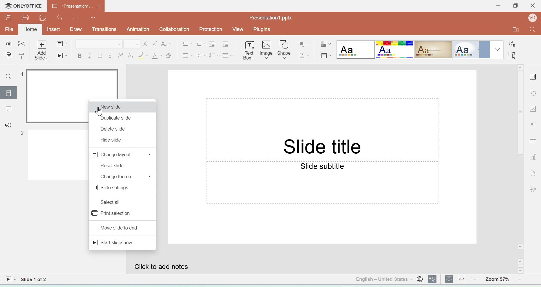 The image size is (541, 287). What do you see at coordinates (228, 43) in the screenshot?
I see `Increase indent` at bounding box center [228, 43].